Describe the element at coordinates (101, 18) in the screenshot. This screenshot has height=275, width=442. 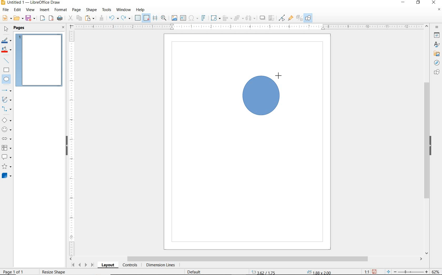
I see `CLONE FORMATTING` at that location.